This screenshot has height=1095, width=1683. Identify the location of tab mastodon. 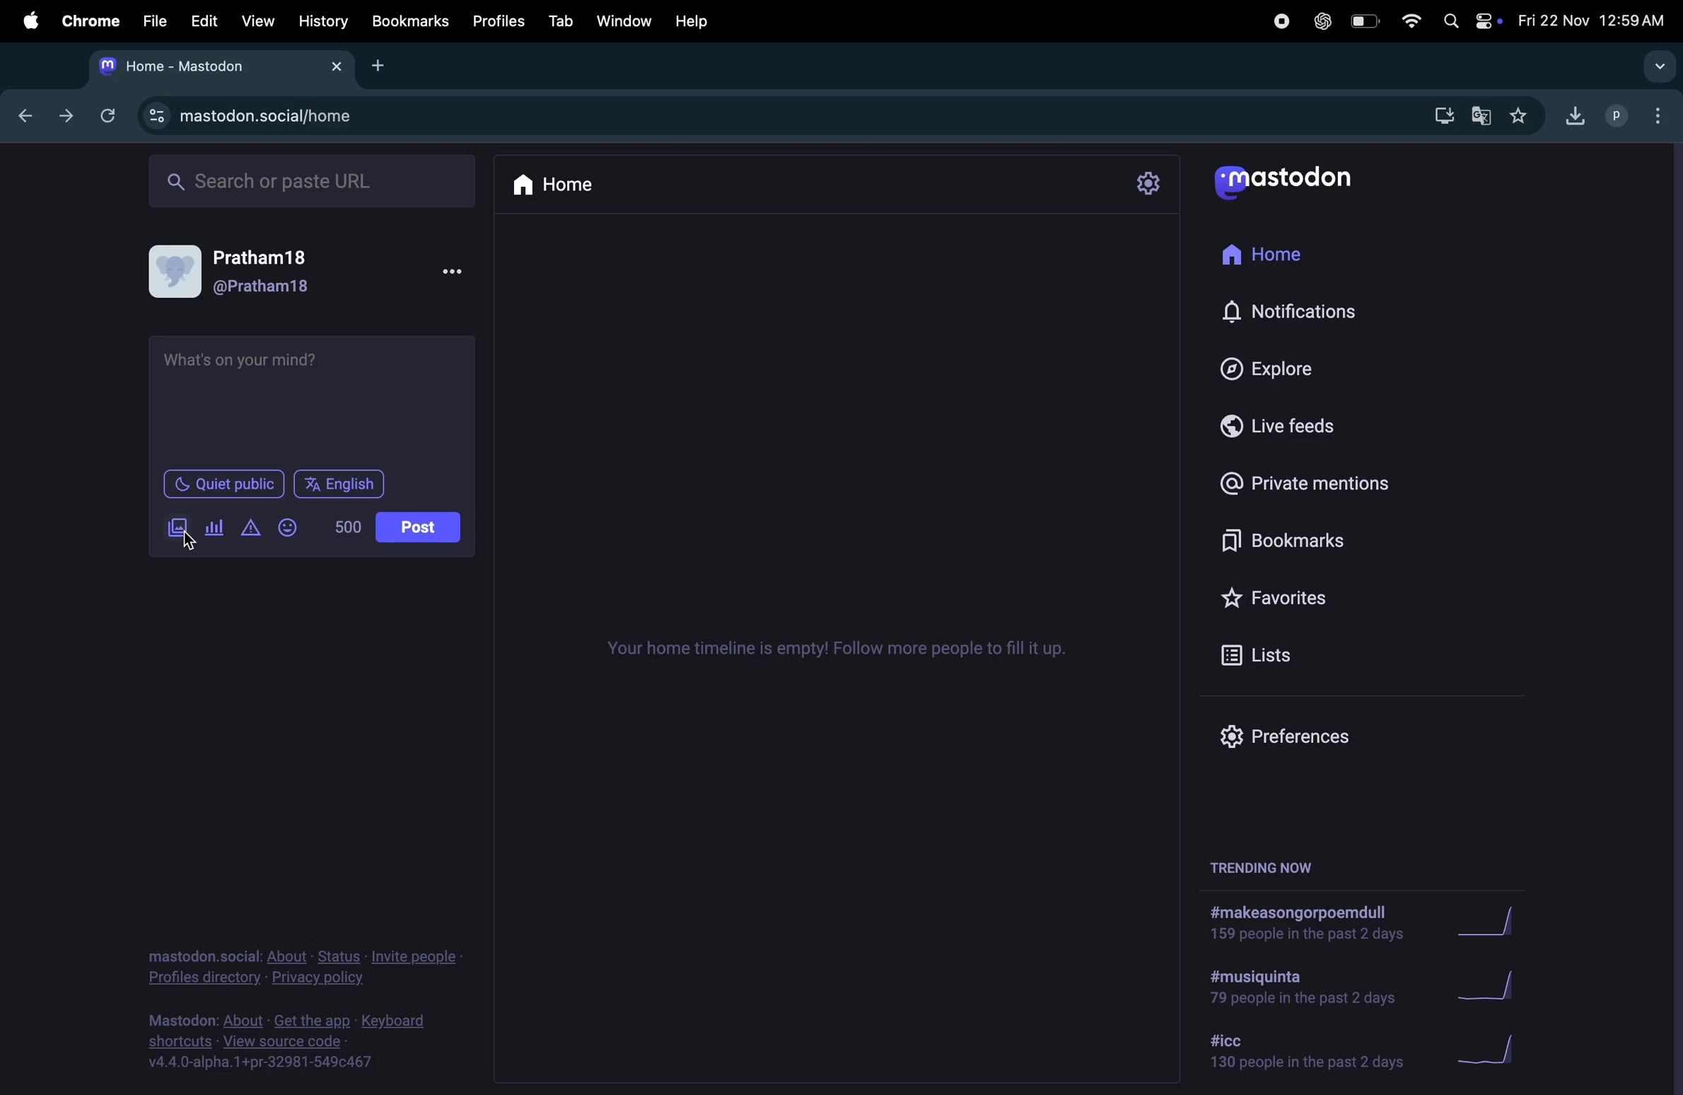
(202, 66).